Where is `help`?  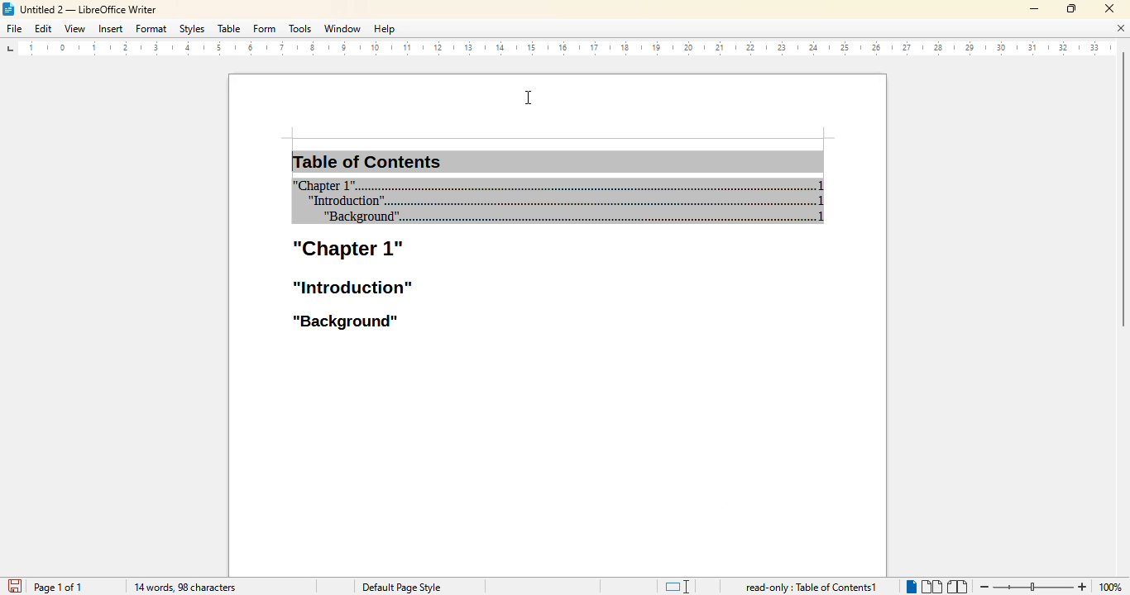
help is located at coordinates (384, 28).